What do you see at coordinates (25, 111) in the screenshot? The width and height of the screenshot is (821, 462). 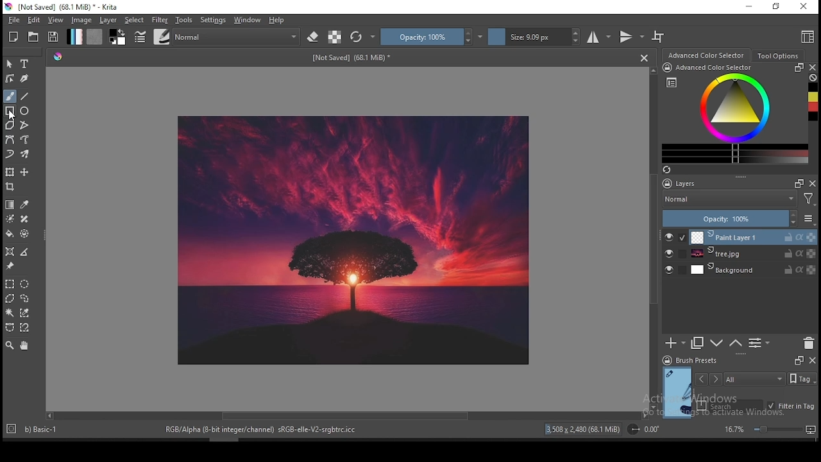 I see `ellipse tool` at bounding box center [25, 111].